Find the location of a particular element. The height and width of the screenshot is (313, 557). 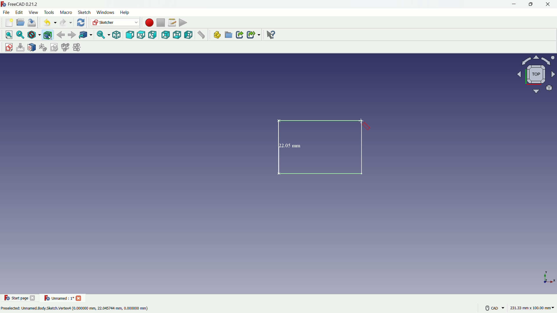

close app is located at coordinates (549, 4).